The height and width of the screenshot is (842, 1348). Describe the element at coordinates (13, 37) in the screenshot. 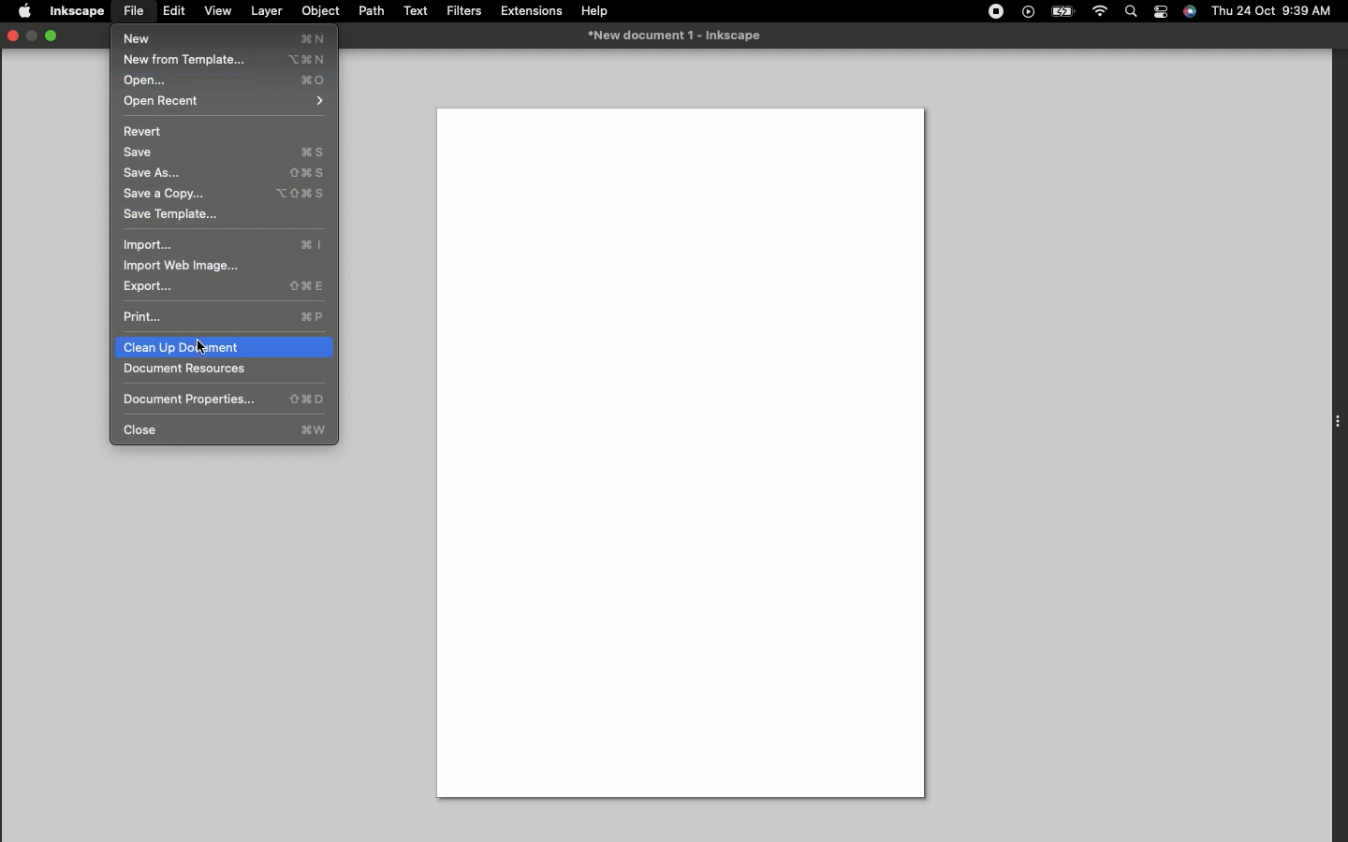

I see `Close` at that location.